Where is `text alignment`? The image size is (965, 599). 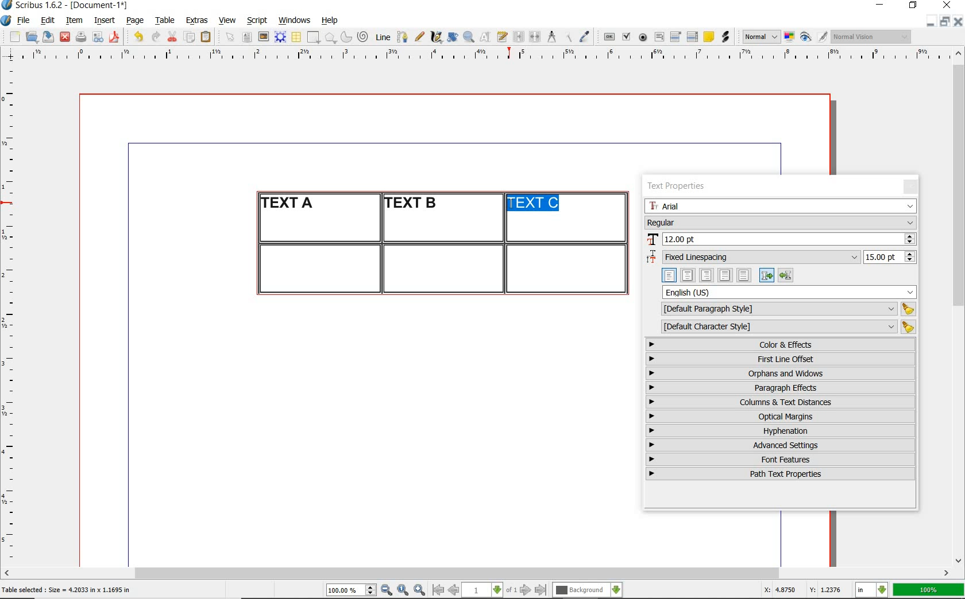 text alignment is located at coordinates (727, 275).